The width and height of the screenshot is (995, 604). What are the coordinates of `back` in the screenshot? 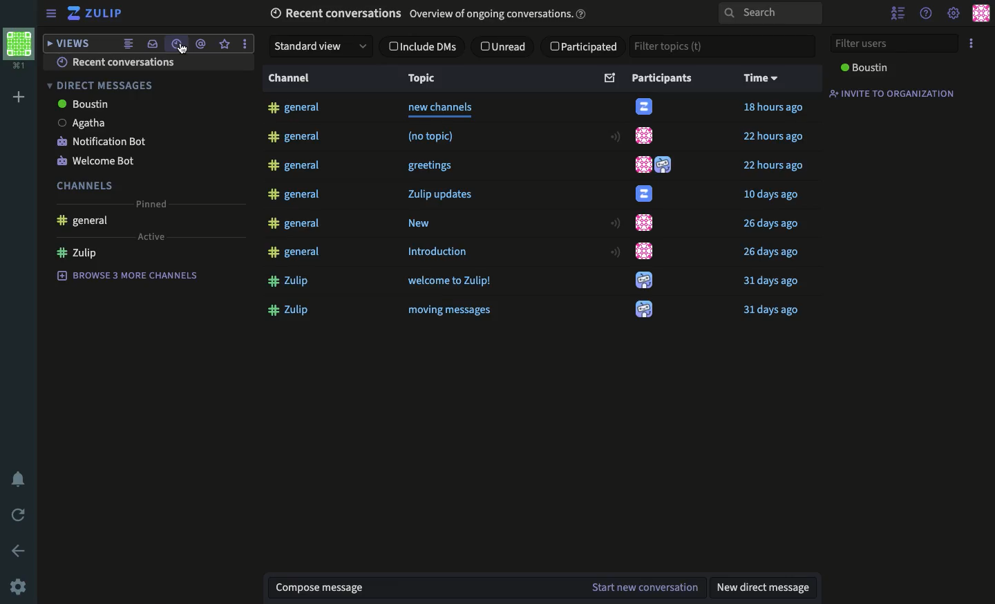 It's located at (19, 551).